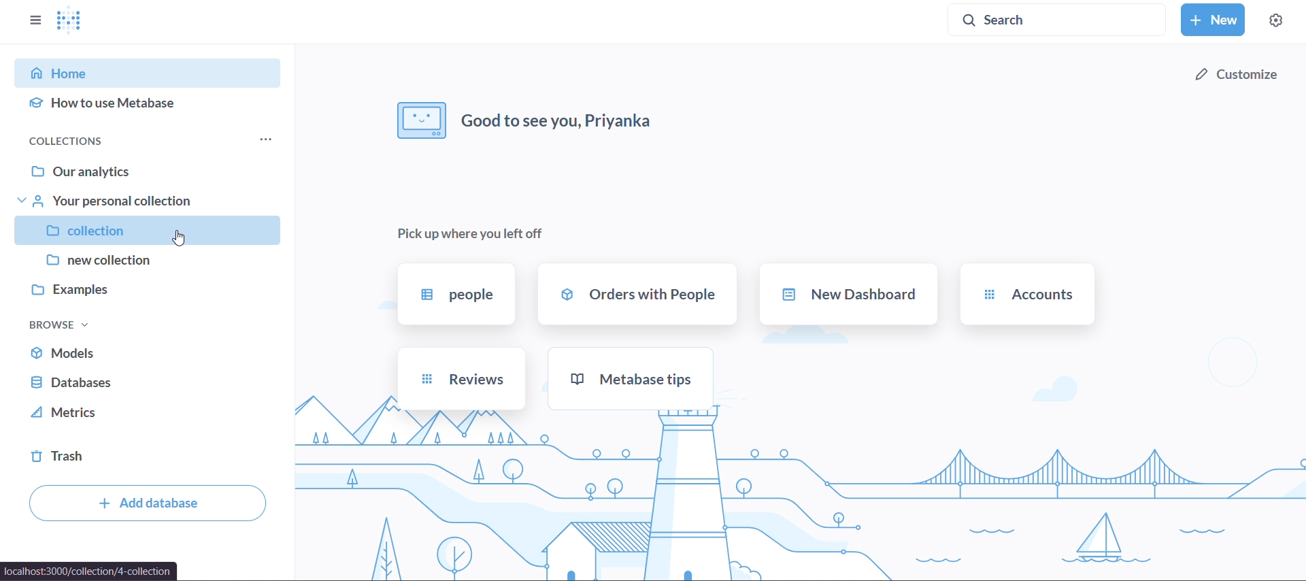 This screenshot has width=1306, height=581. Describe the element at coordinates (1241, 72) in the screenshot. I see `customize` at that location.